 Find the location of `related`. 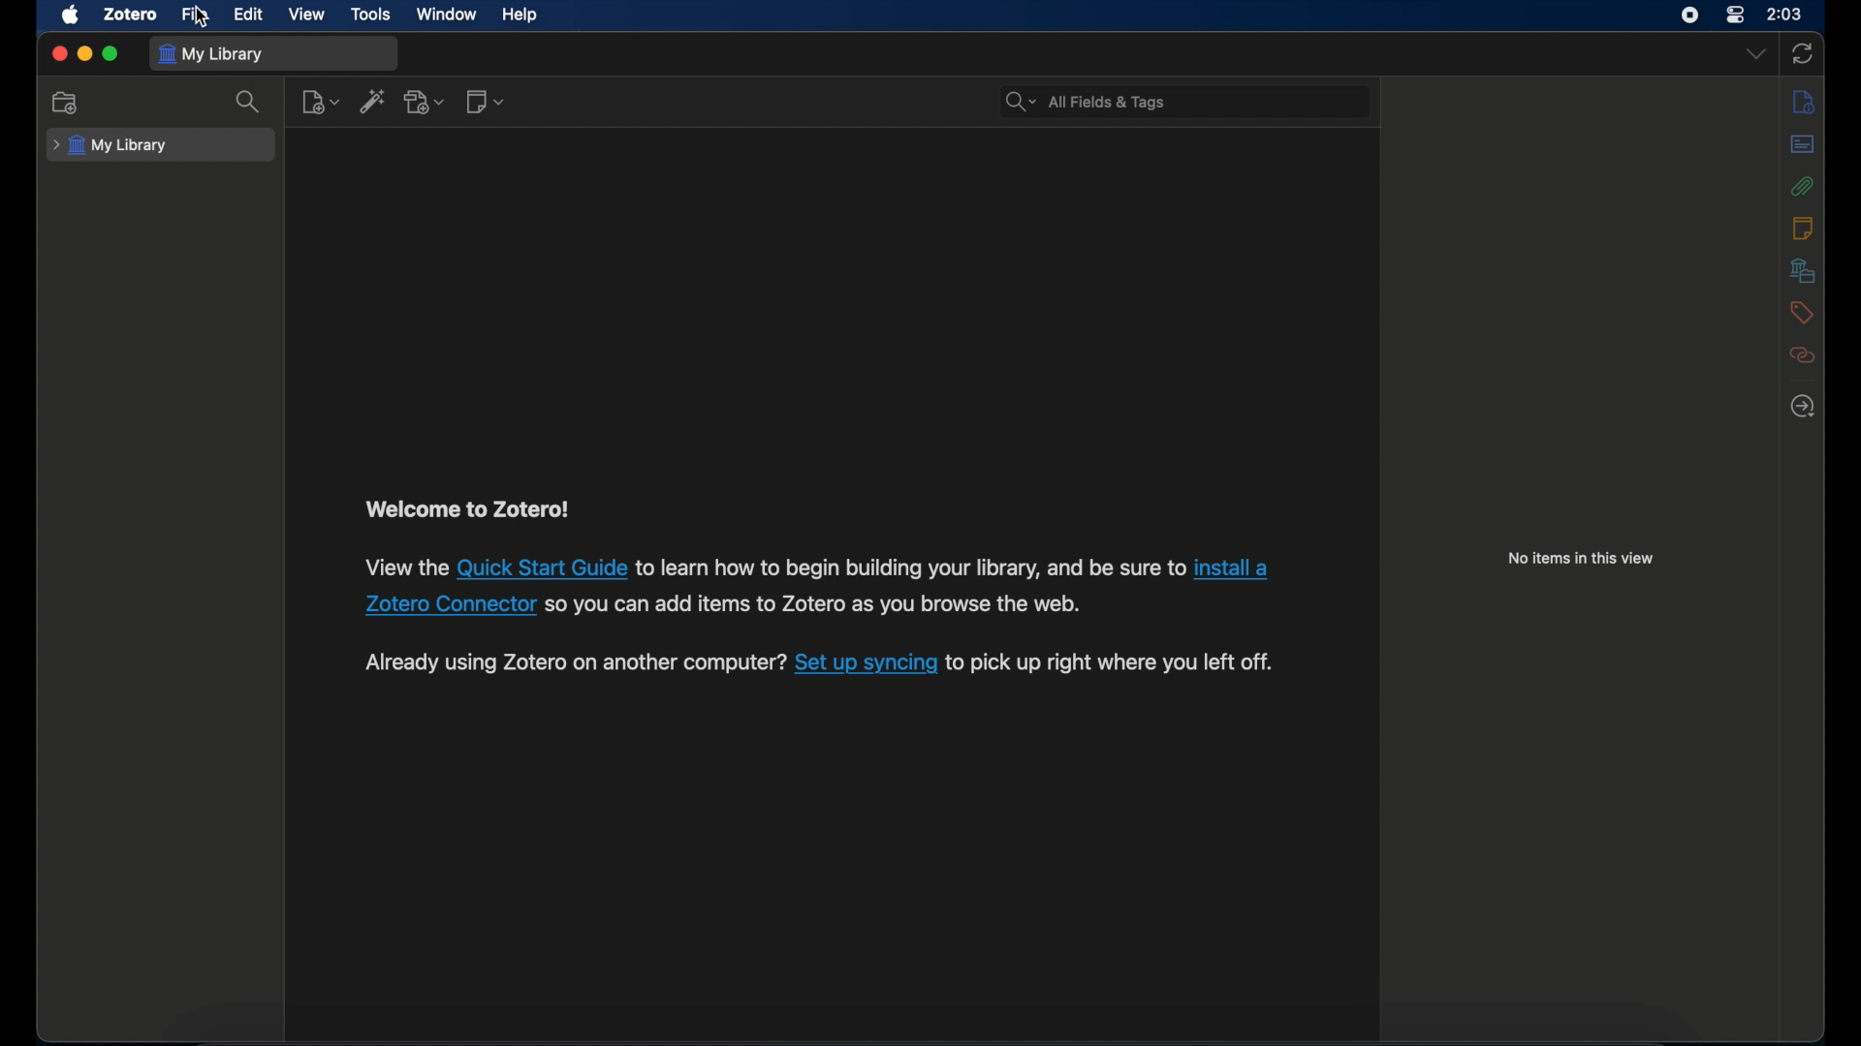

related is located at coordinates (1803, 355).